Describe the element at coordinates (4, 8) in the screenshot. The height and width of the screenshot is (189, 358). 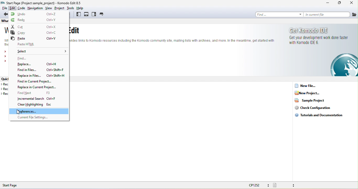
I see `file` at that location.